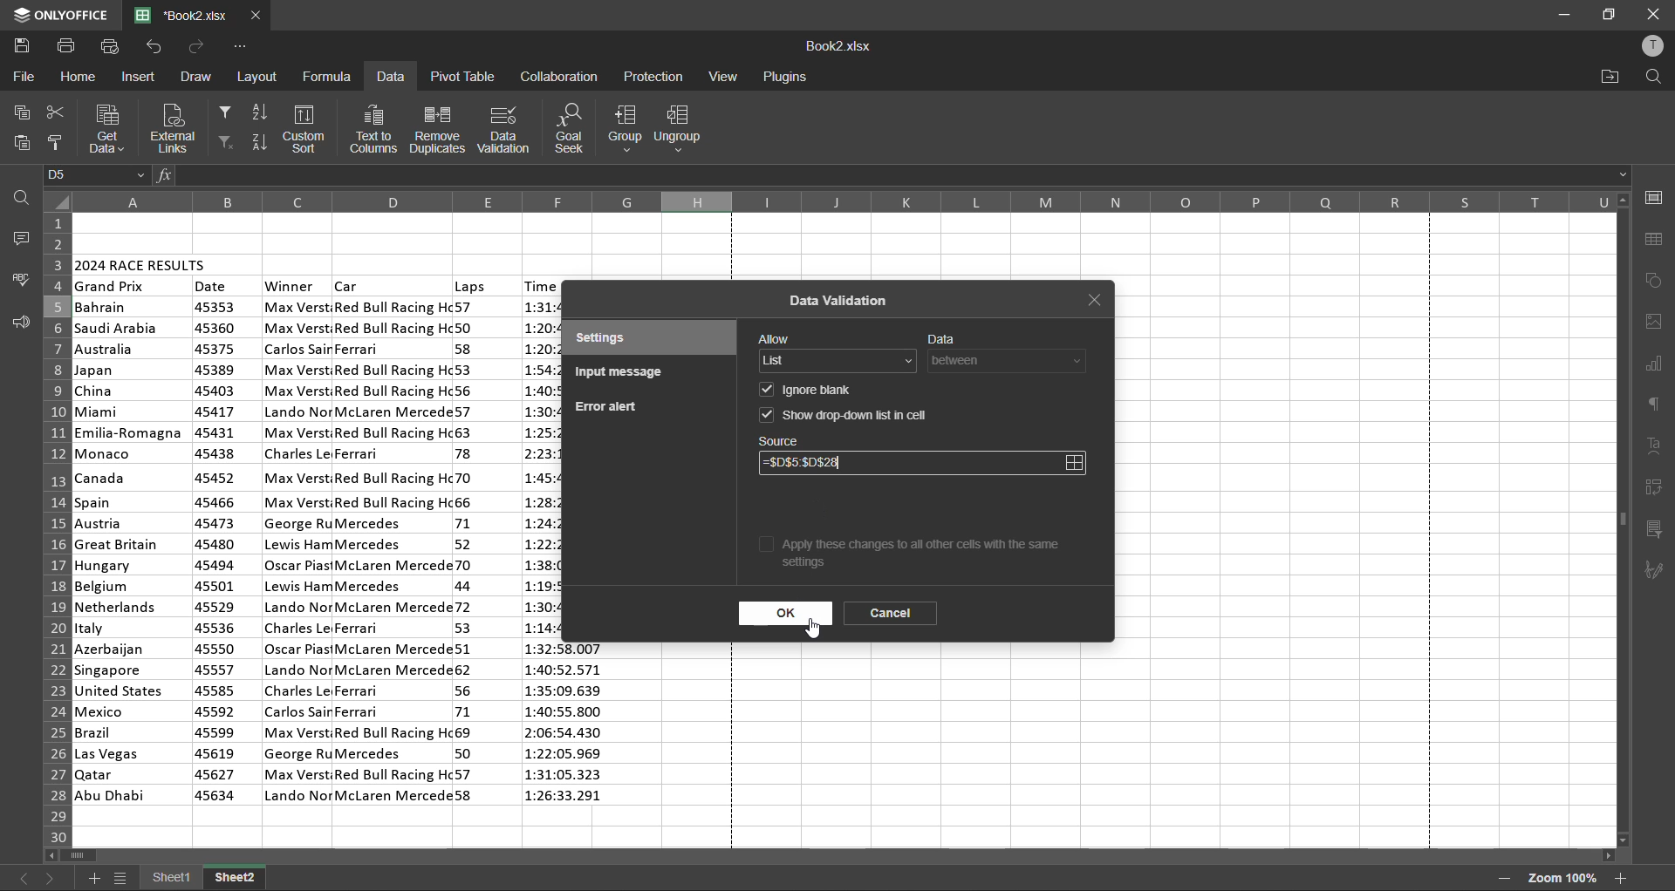  What do you see at coordinates (766, 417) in the screenshot?
I see `checkbox` at bounding box center [766, 417].